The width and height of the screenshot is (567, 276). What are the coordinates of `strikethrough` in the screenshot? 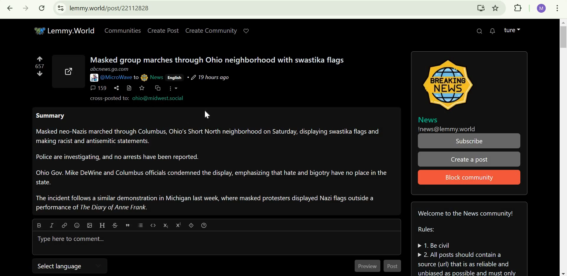 It's located at (114, 225).